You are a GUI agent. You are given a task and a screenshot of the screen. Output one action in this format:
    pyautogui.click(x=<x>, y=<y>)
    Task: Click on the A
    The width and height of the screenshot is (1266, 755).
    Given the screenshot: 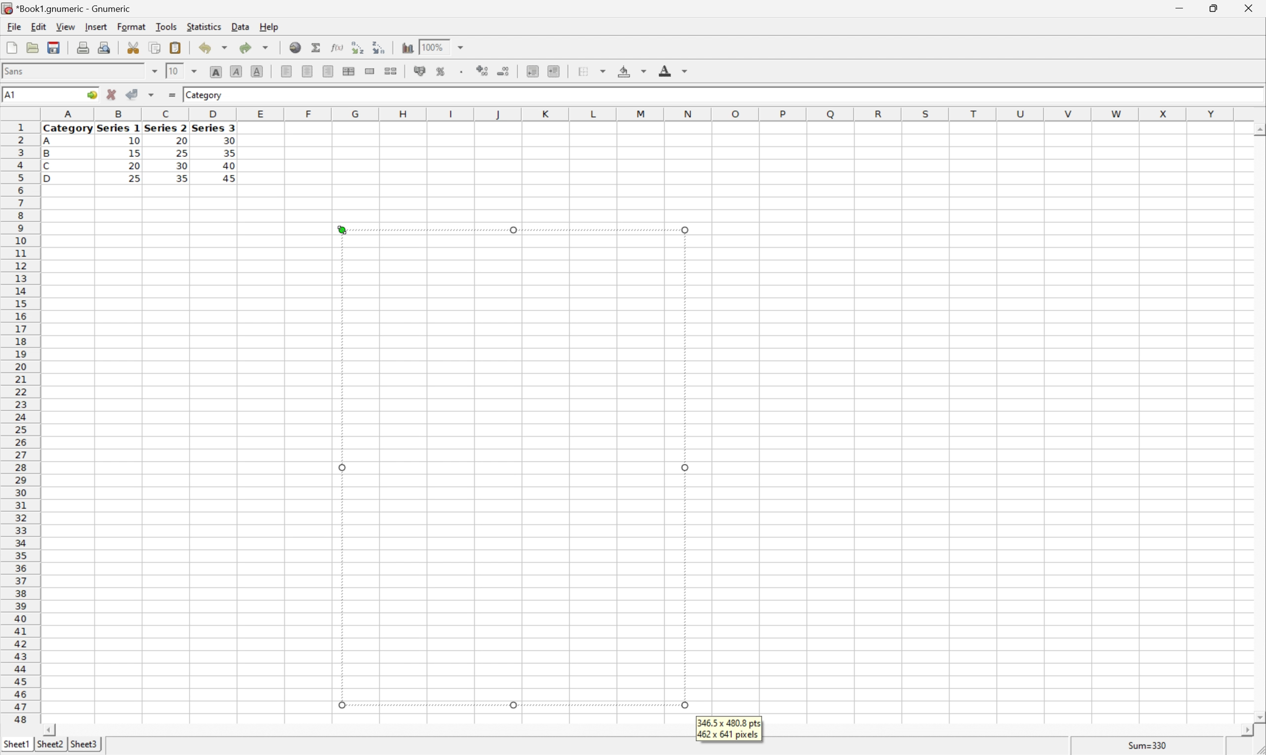 What is the action you would take?
    pyautogui.click(x=48, y=142)
    